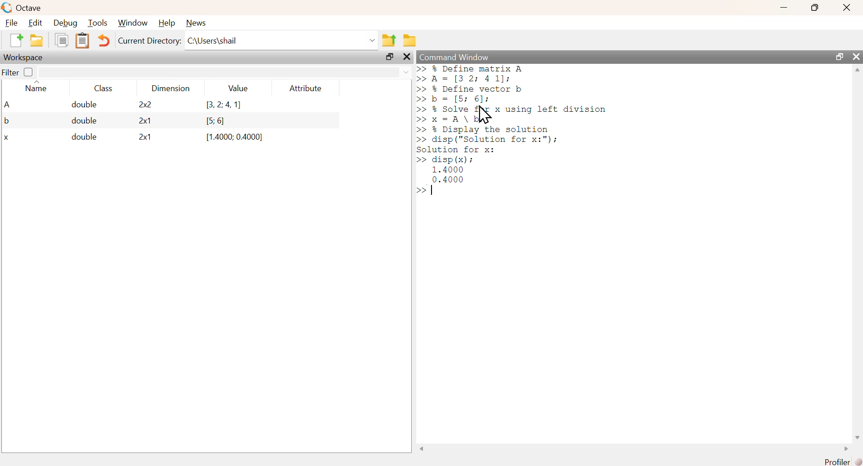  I want to click on news, so click(196, 22).